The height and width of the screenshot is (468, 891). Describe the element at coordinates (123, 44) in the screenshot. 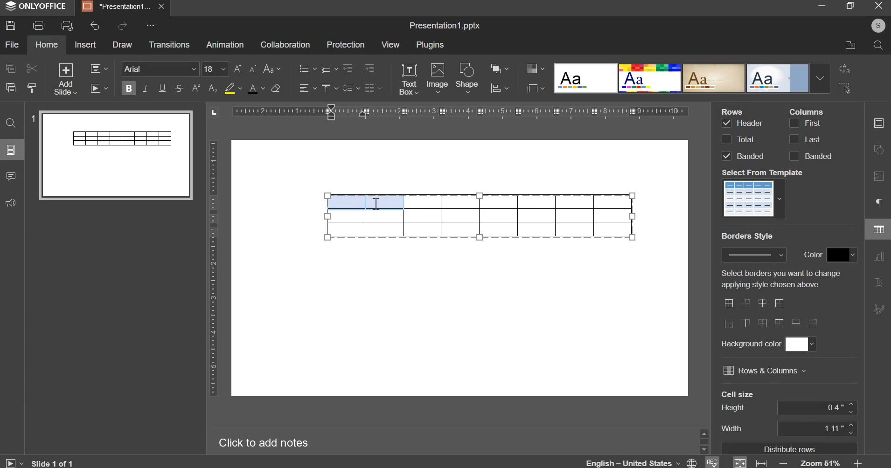

I see `draw` at that location.